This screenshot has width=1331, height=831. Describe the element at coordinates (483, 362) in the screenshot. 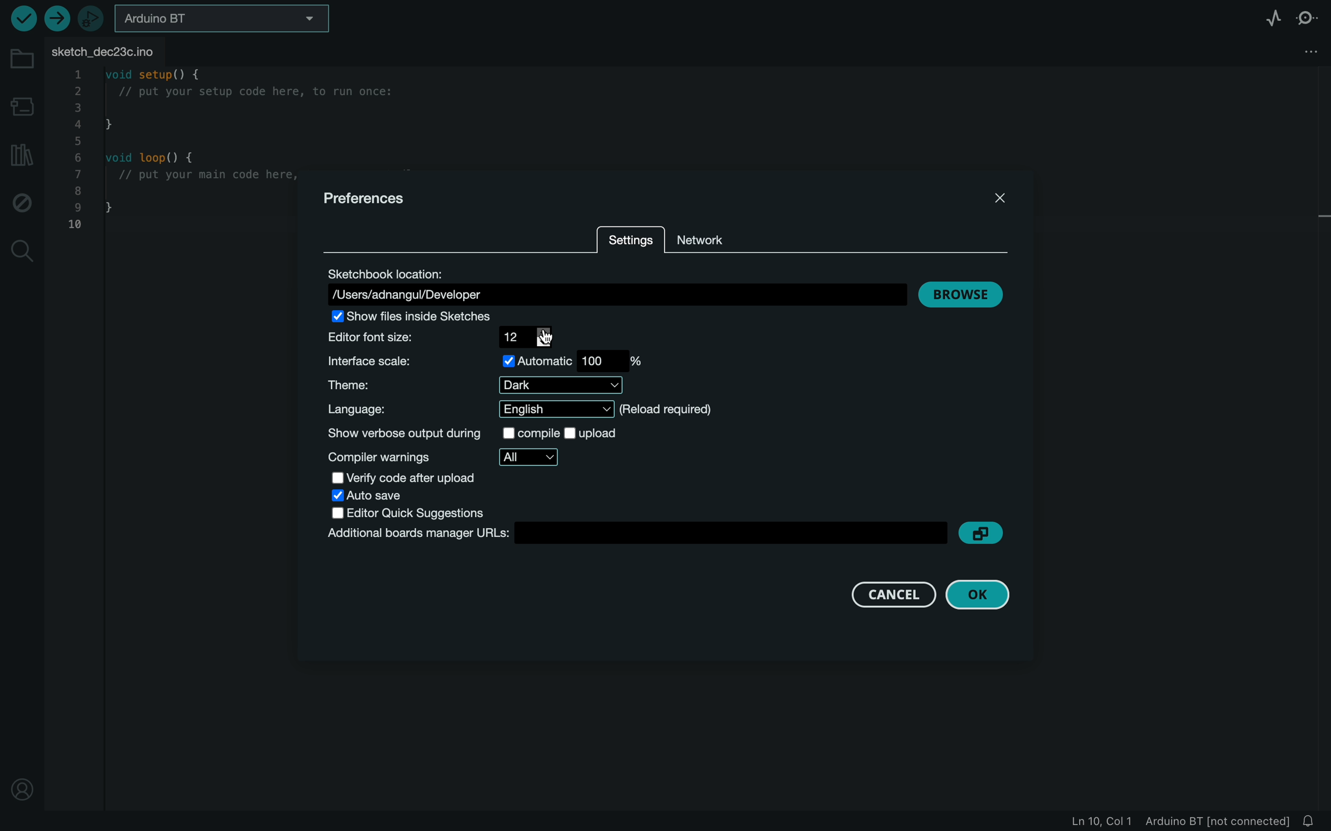

I see `scale` at that location.